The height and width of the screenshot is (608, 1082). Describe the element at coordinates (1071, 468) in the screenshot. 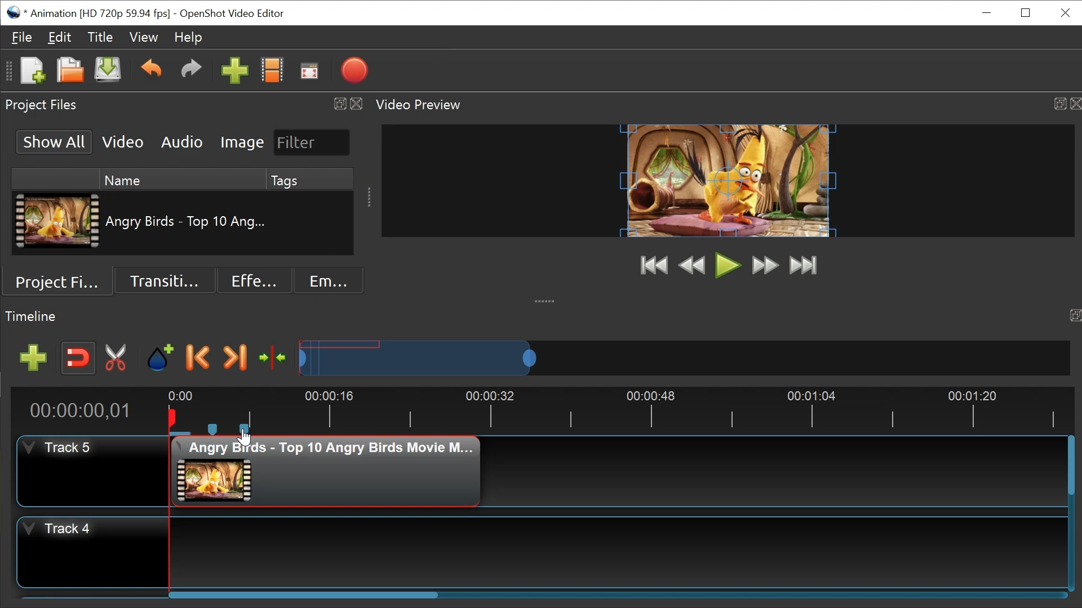

I see `Vertical Scroll bar` at that location.